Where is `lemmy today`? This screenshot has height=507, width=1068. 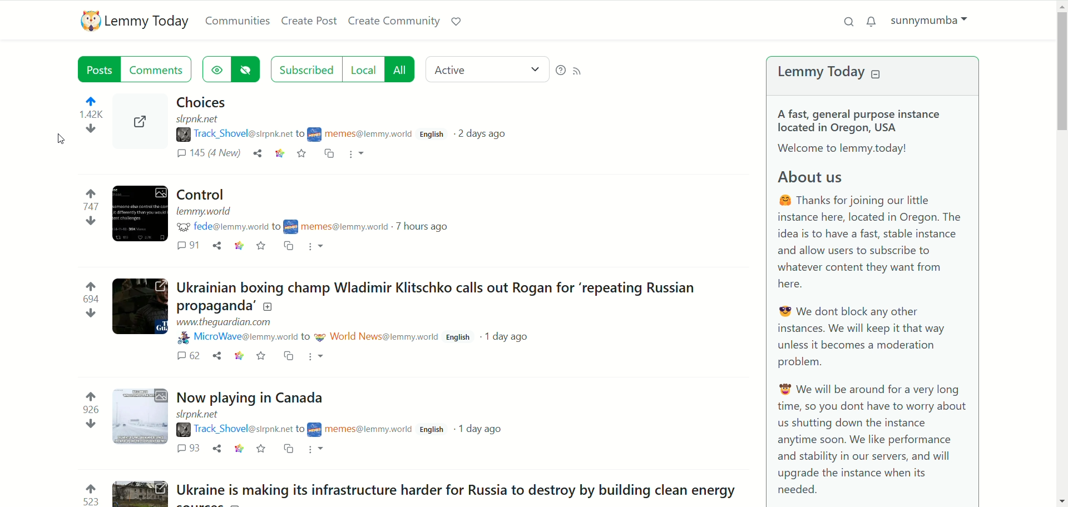 lemmy today is located at coordinates (815, 73).